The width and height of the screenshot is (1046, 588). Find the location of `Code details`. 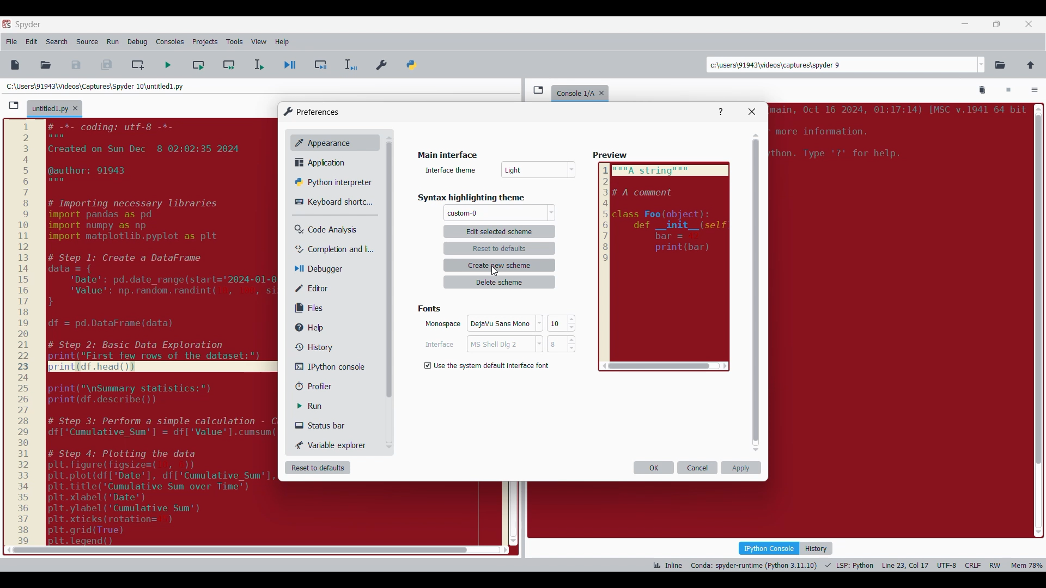

Code details is located at coordinates (847, 565).